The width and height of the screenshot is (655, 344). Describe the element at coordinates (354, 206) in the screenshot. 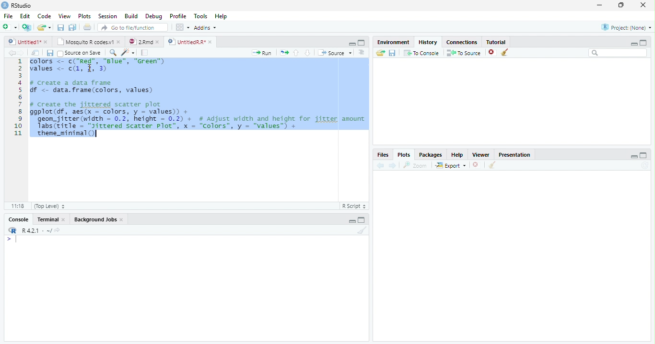

I see `R Script` at that location.